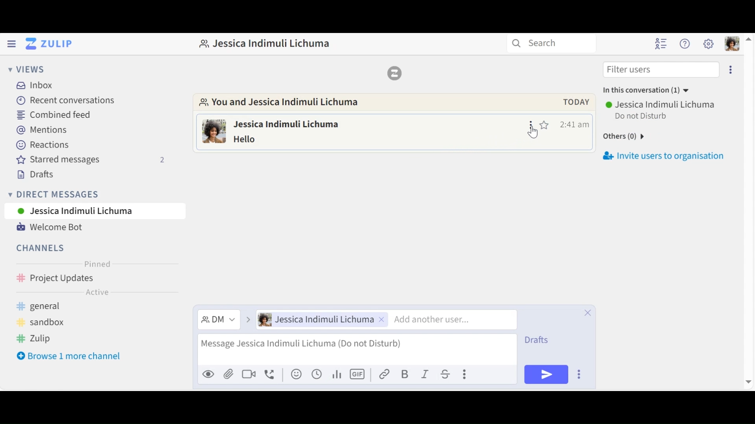 Image resolution: width=755 pixels, height=424 pixels. I want to click on Channels, so click(41, 249).